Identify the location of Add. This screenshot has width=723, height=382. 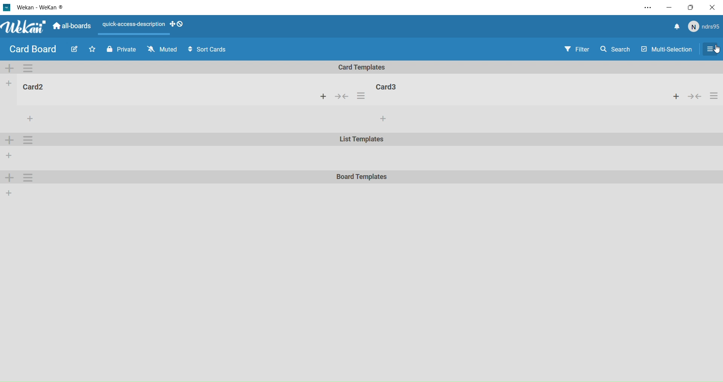
(9, 193).